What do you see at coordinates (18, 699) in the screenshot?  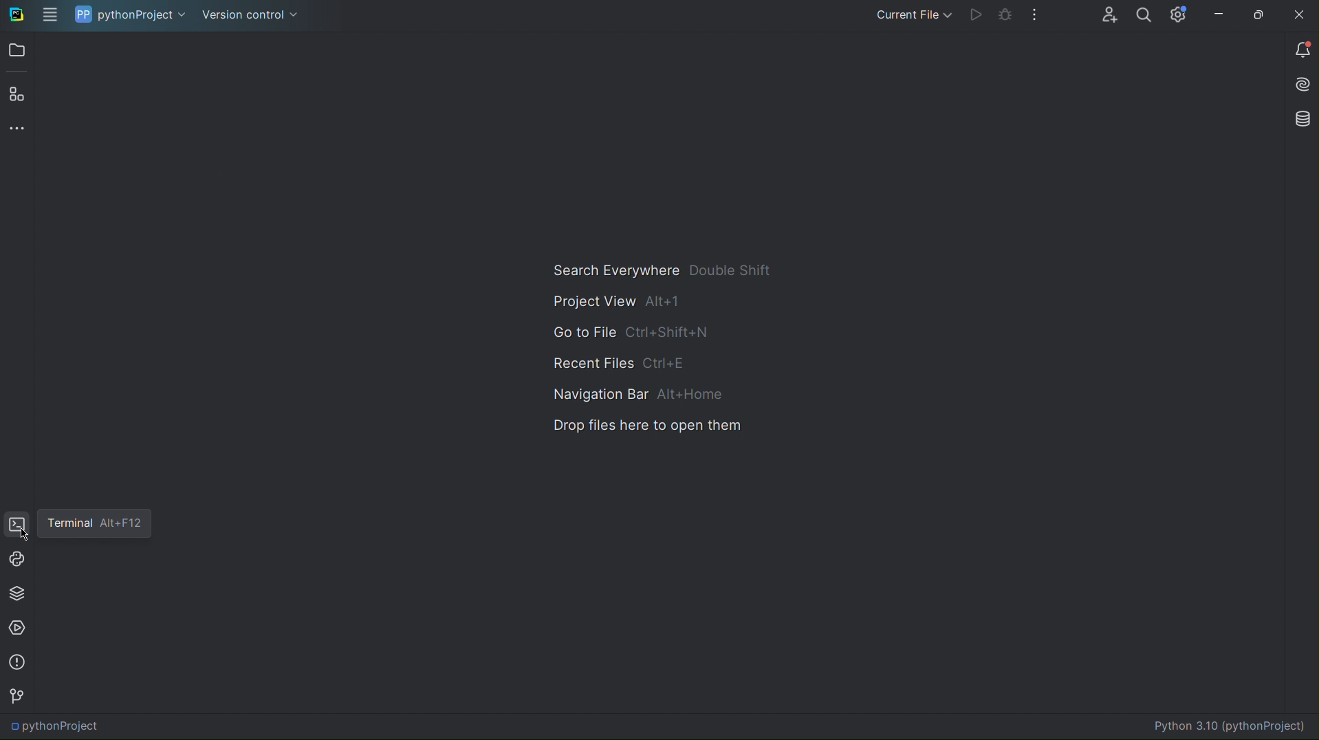 I see `Version Control` at bounding box center [18, 699].